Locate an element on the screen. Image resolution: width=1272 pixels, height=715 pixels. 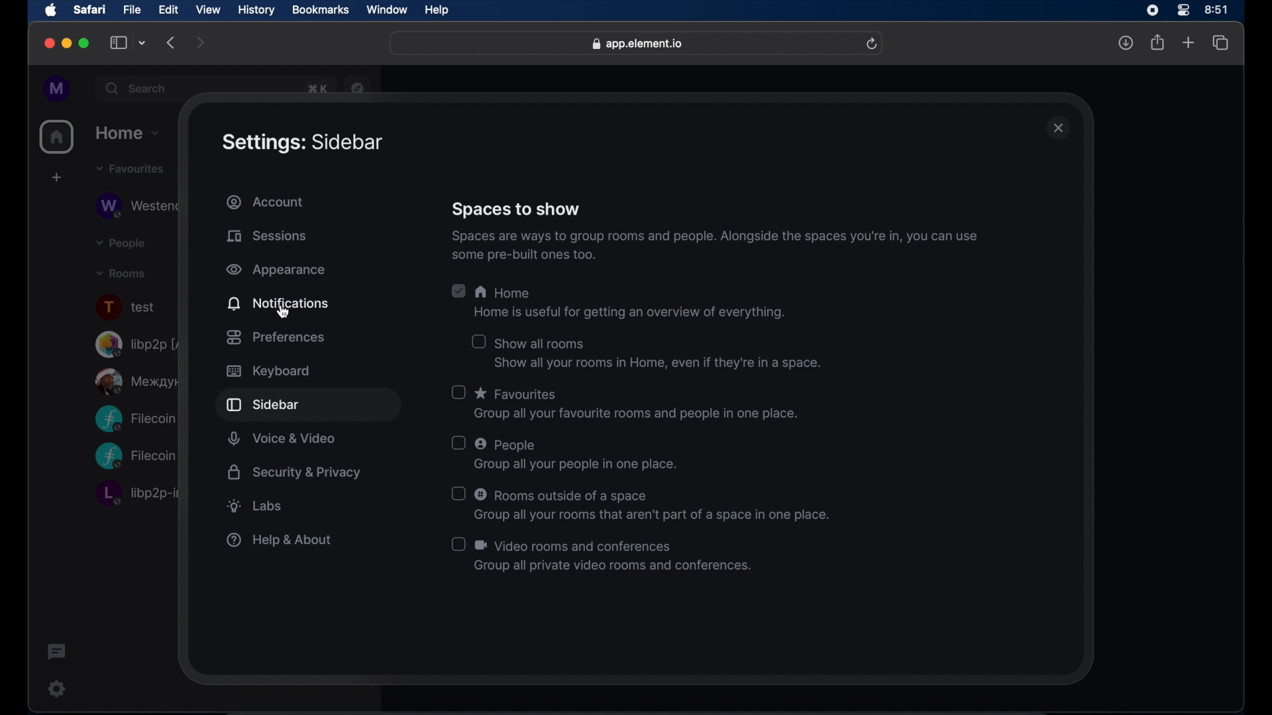
Westend is located at coordinates (139, 205).